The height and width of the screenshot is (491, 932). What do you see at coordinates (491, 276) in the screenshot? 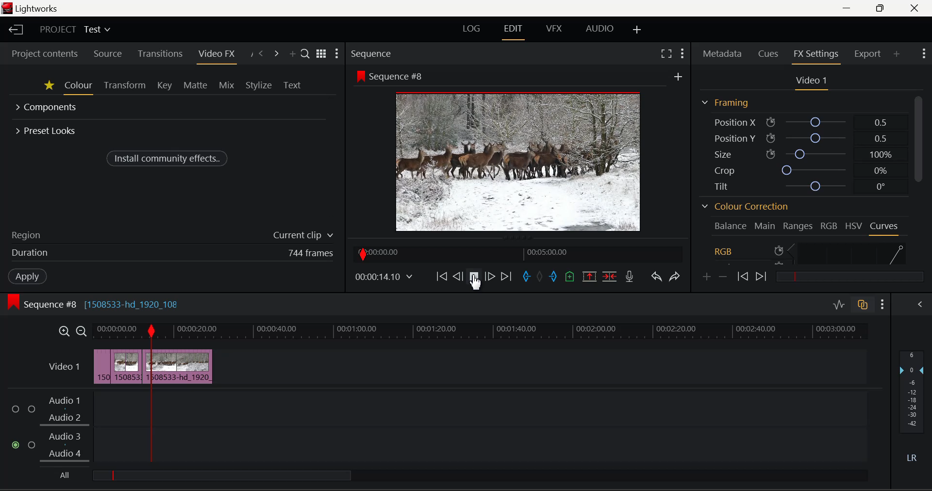
I see `Go Forward` at bounding box center [491, 276].